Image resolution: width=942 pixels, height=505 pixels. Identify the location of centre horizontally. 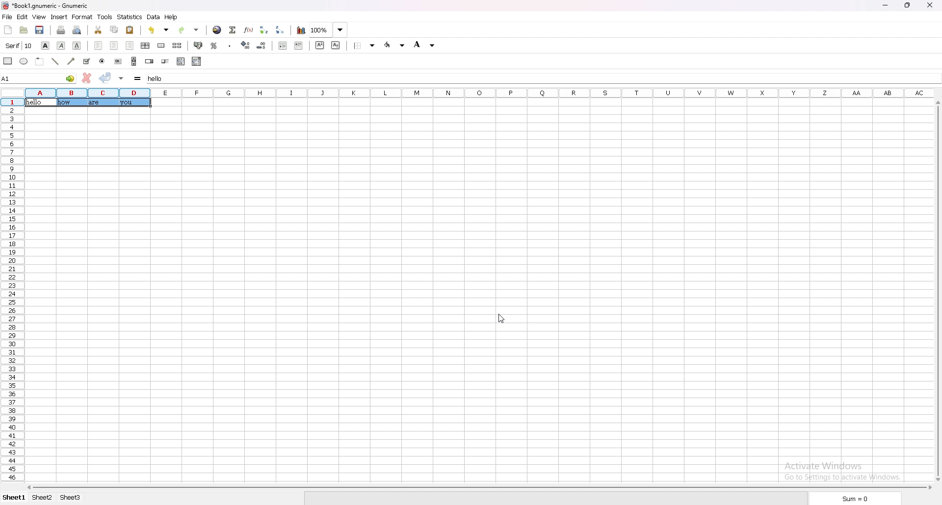
(146, 45).